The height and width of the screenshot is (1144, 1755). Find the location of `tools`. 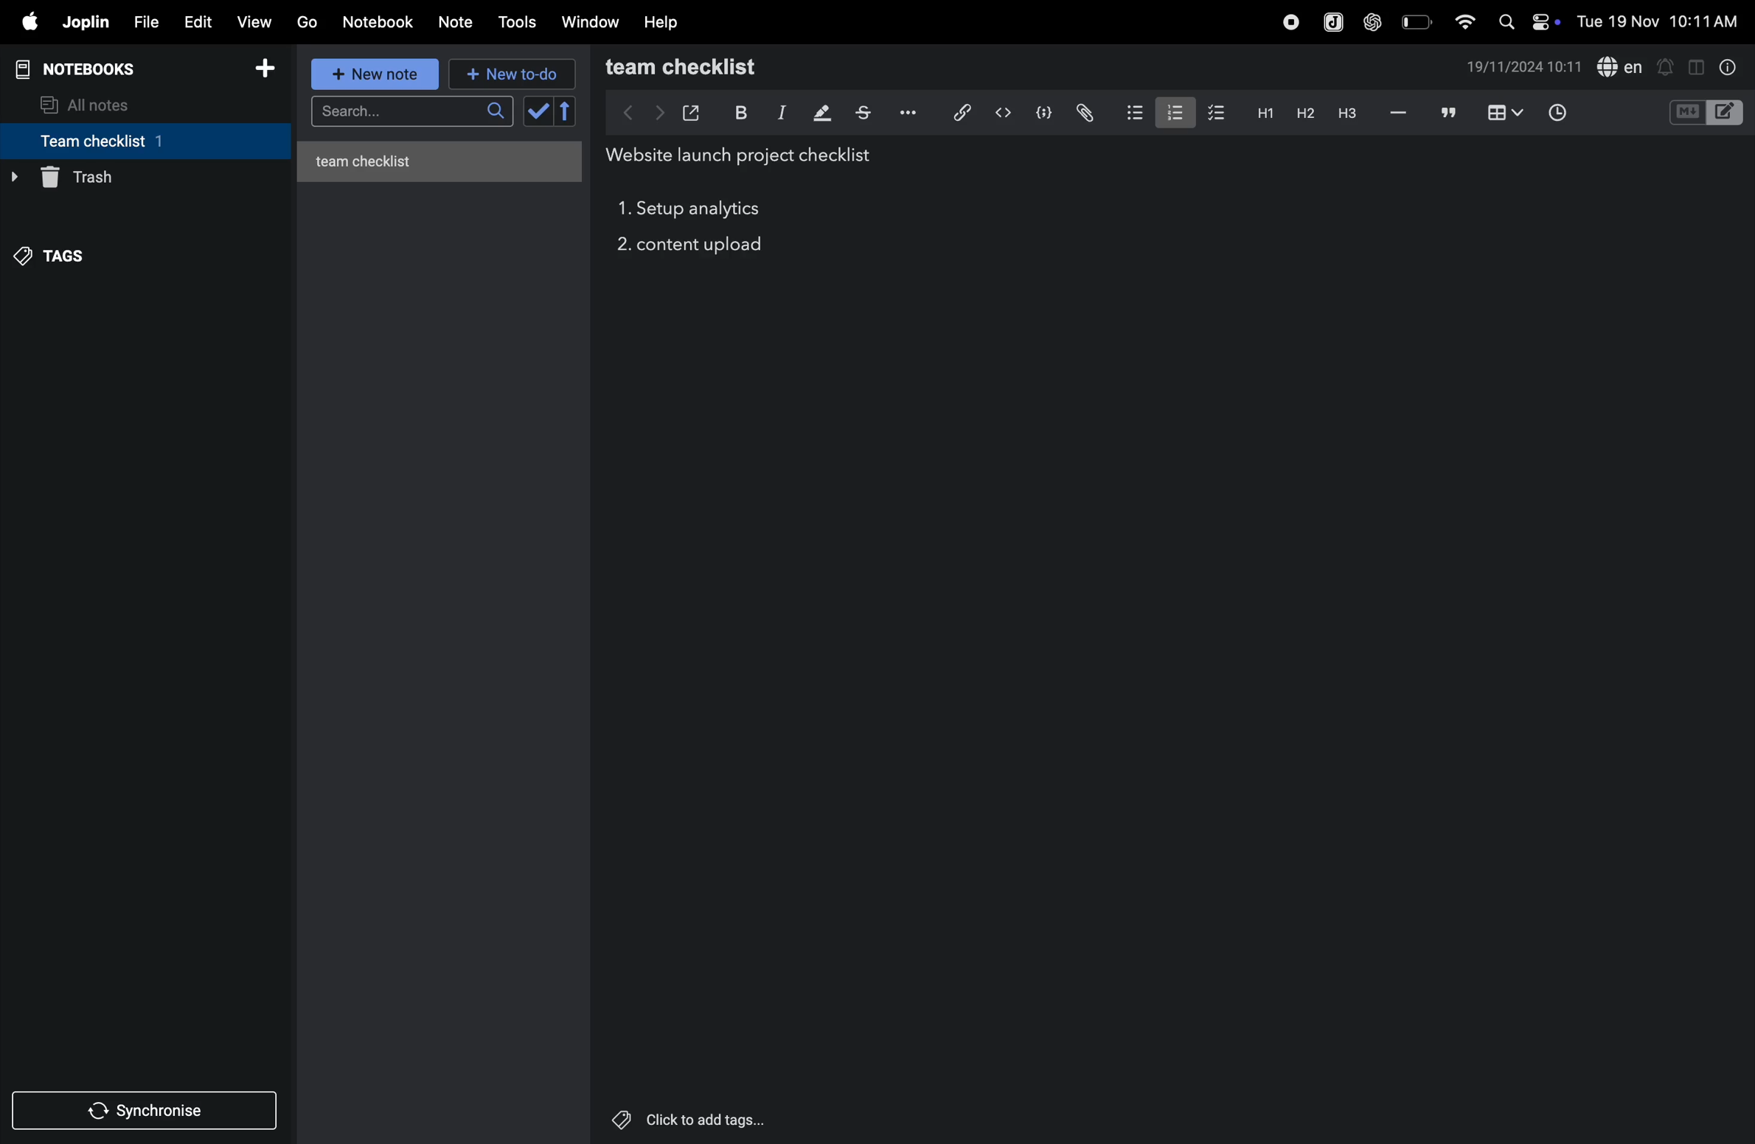

tools is located at coordinates (519, 22).